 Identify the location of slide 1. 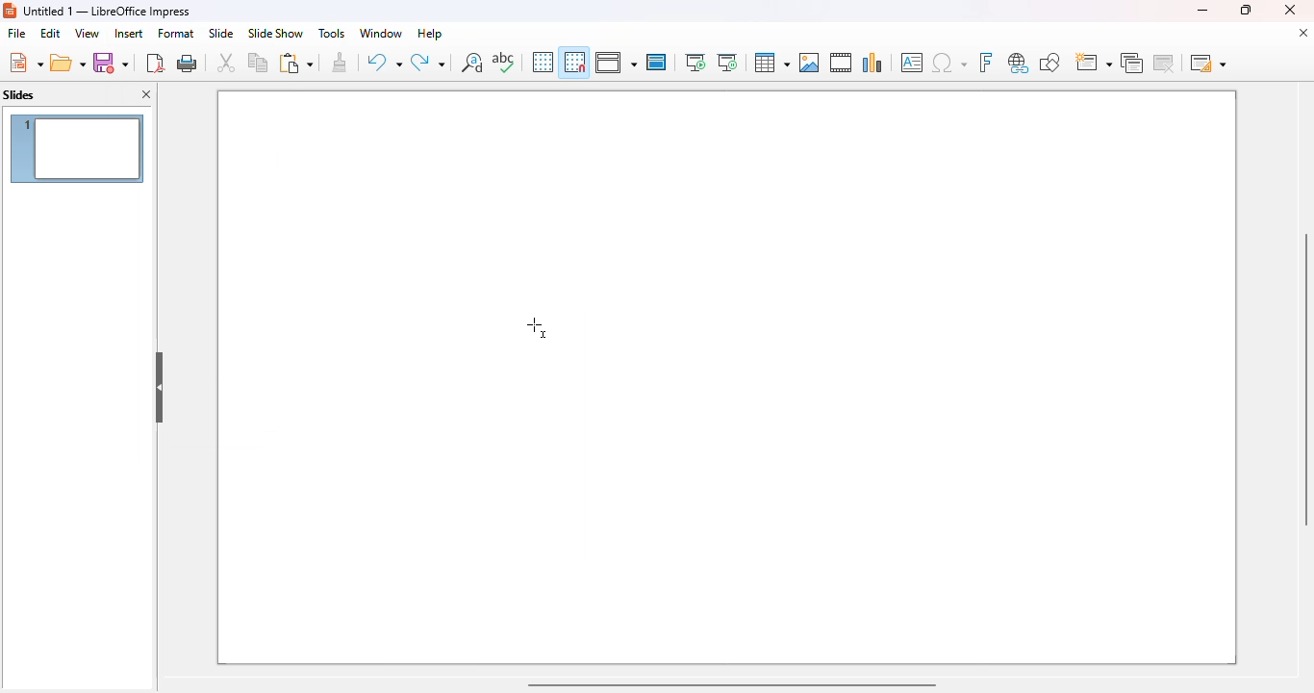
(77, 148).